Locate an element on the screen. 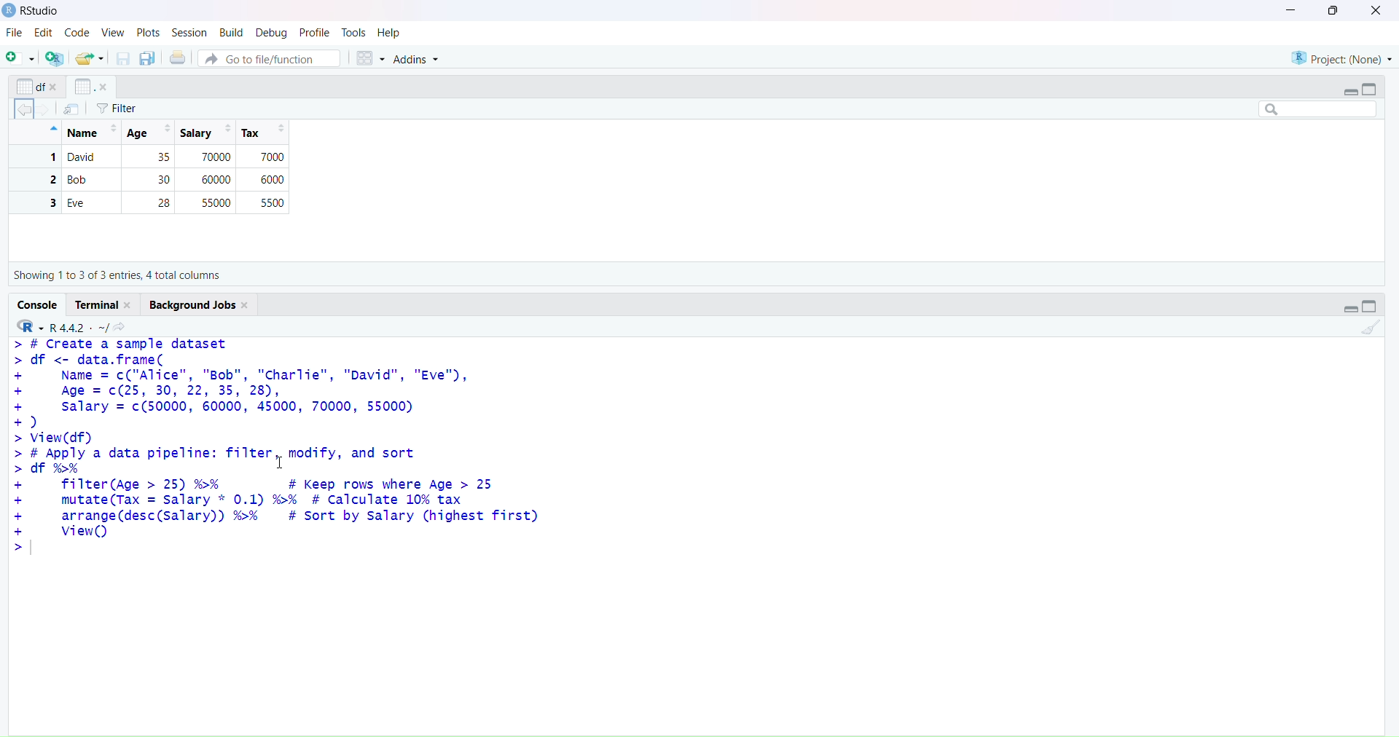 The height and width of the screenshot is (737, 1399). > # create a sample dataset > df <- data.frame(+ Name = c("Alice", "Bob", "Charlie", "David", "Eve"),+ Age = c(25, 30, 22, 35, 28),+ salary = c(50000, 60000, 45000, 70000, 55000)+)>view(df) is located at coordinates (252, 391).